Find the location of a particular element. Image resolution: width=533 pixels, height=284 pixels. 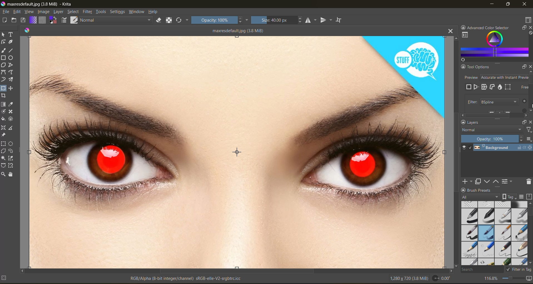

tool is located at coordinates (11, 128).